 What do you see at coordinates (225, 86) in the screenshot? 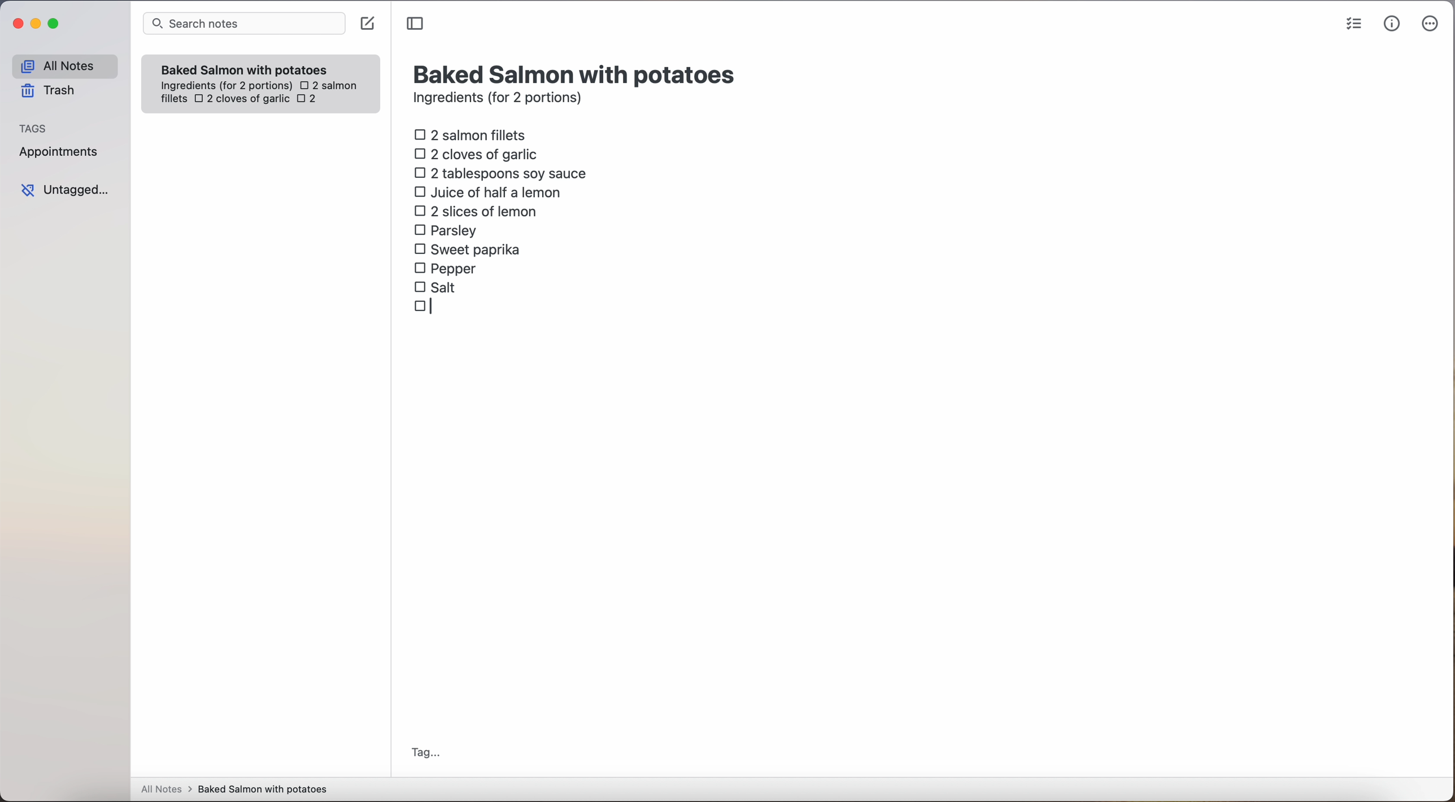
I see `ingredientes (for 2 portions)` at bounding box center [225, 86].